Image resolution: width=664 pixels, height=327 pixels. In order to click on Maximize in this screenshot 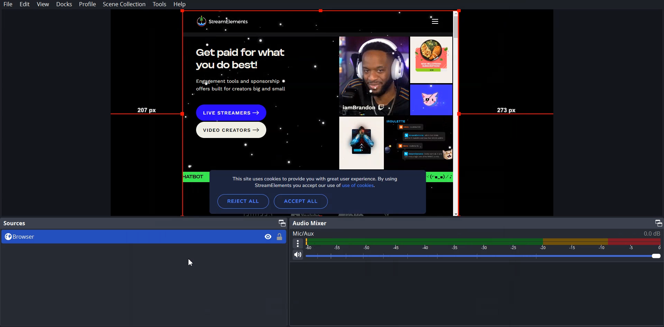, I will do `click(284, 222)`.